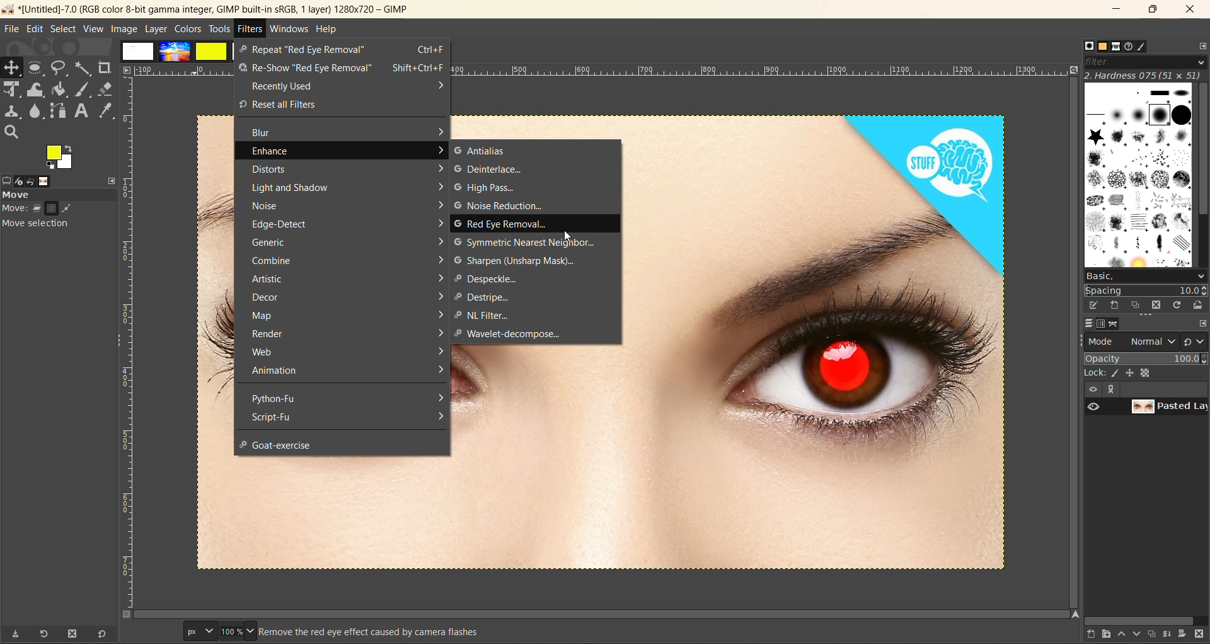  Describe the element at coordinates (349, 151) in the screenshot. I see `enhance` at that location.